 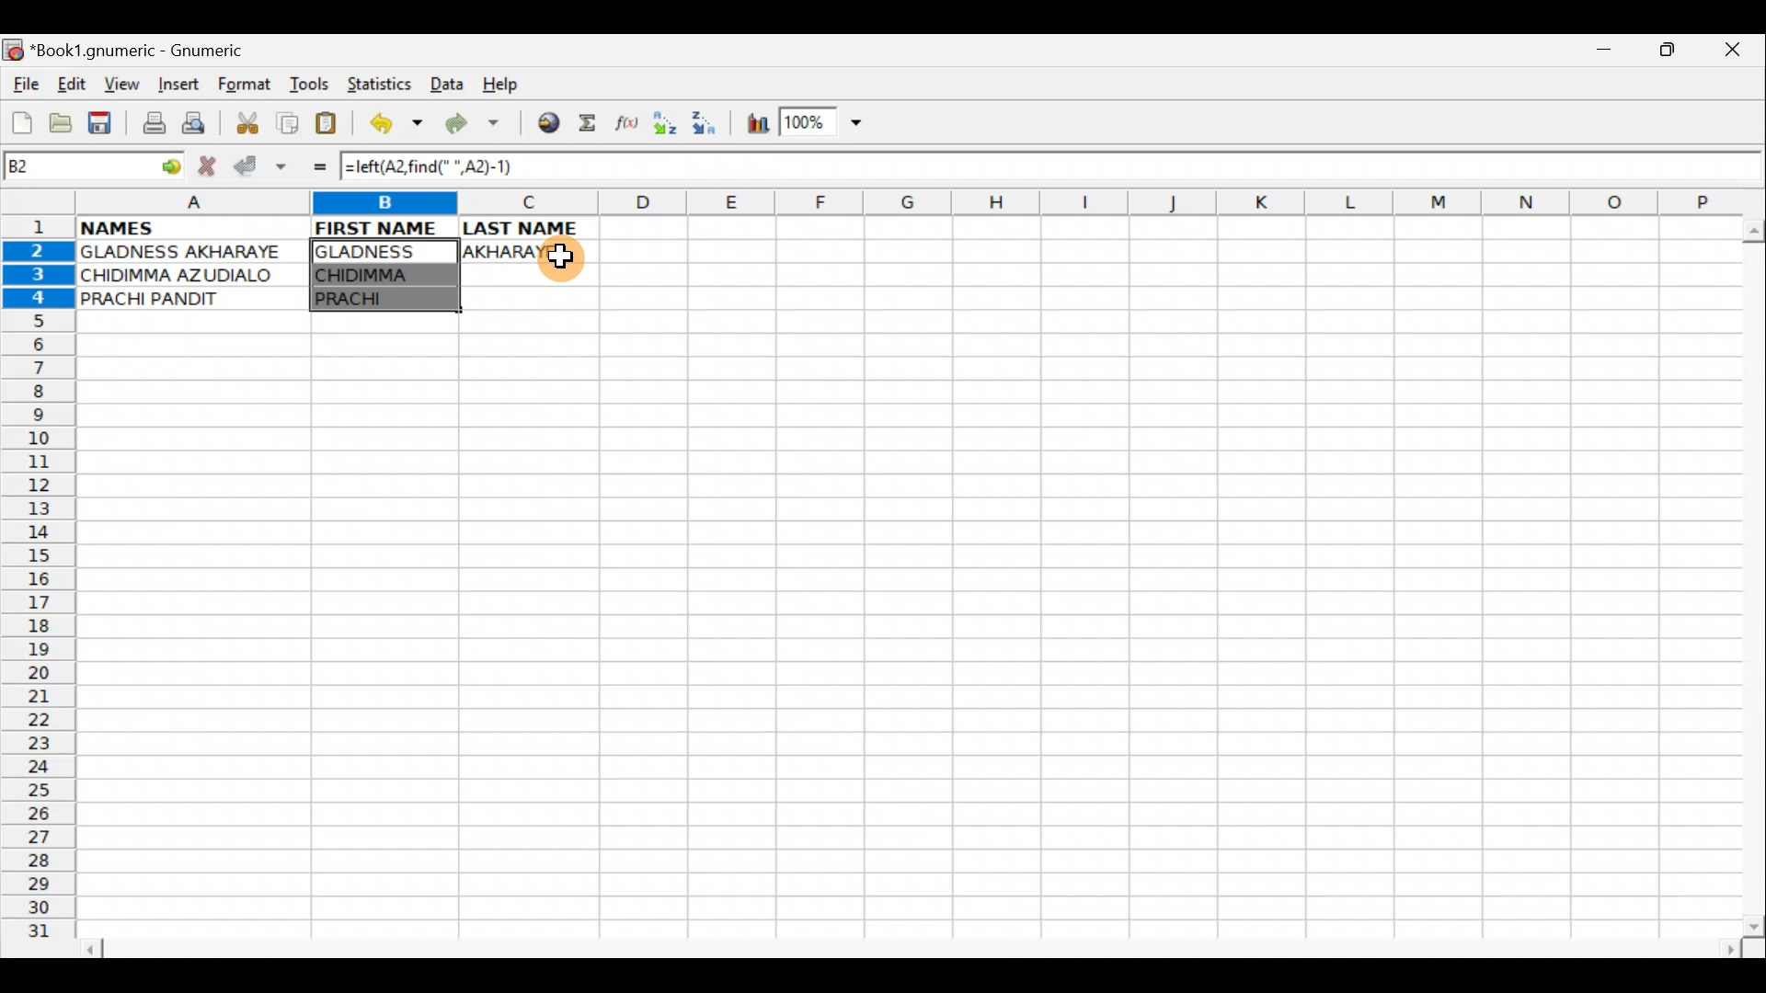 I want to click on Help, so click(x=501, y=85).